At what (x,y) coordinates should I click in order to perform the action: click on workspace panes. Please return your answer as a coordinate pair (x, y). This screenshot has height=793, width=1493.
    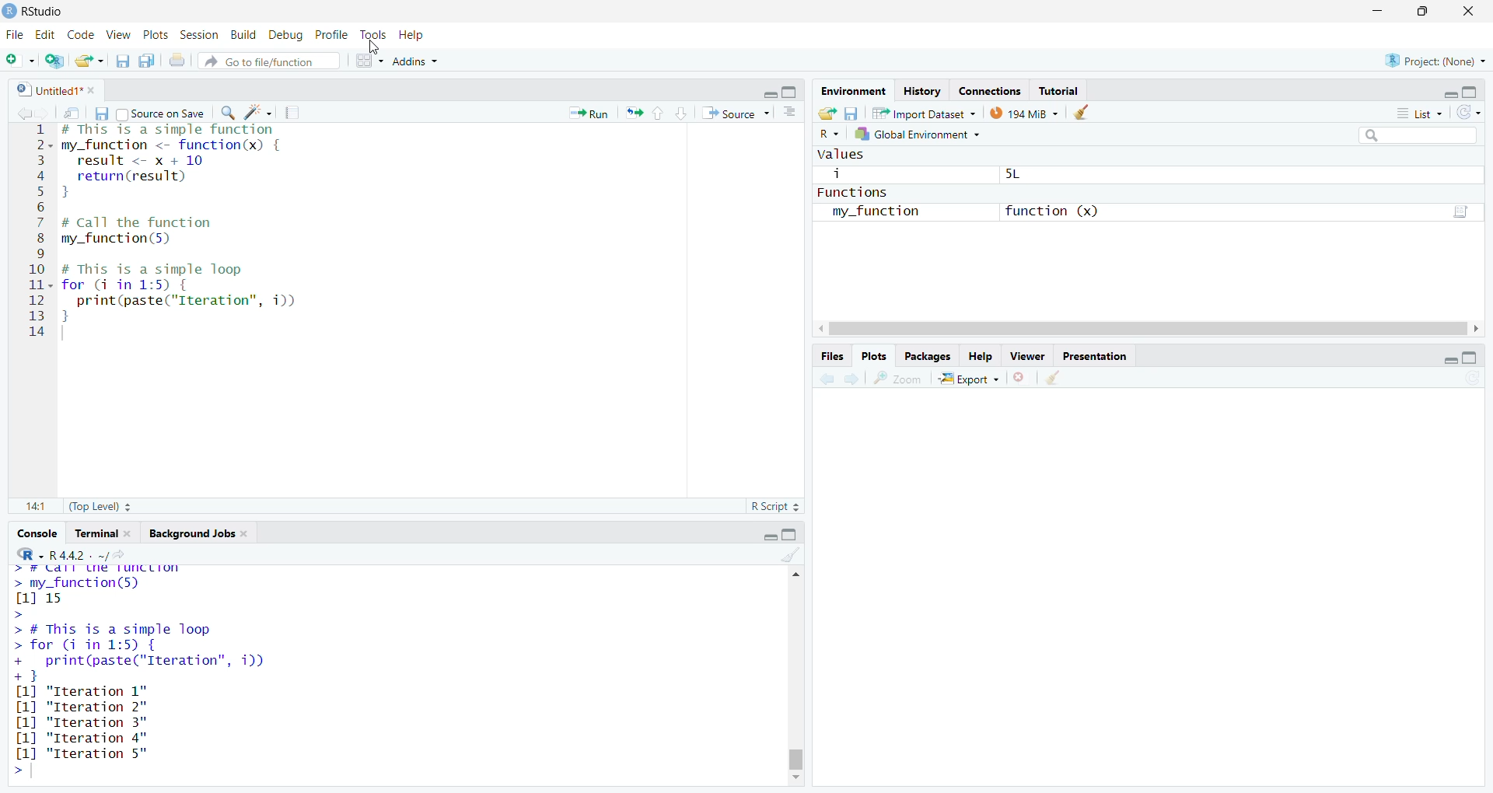
    Looking at the image, I should click on (368, 59).